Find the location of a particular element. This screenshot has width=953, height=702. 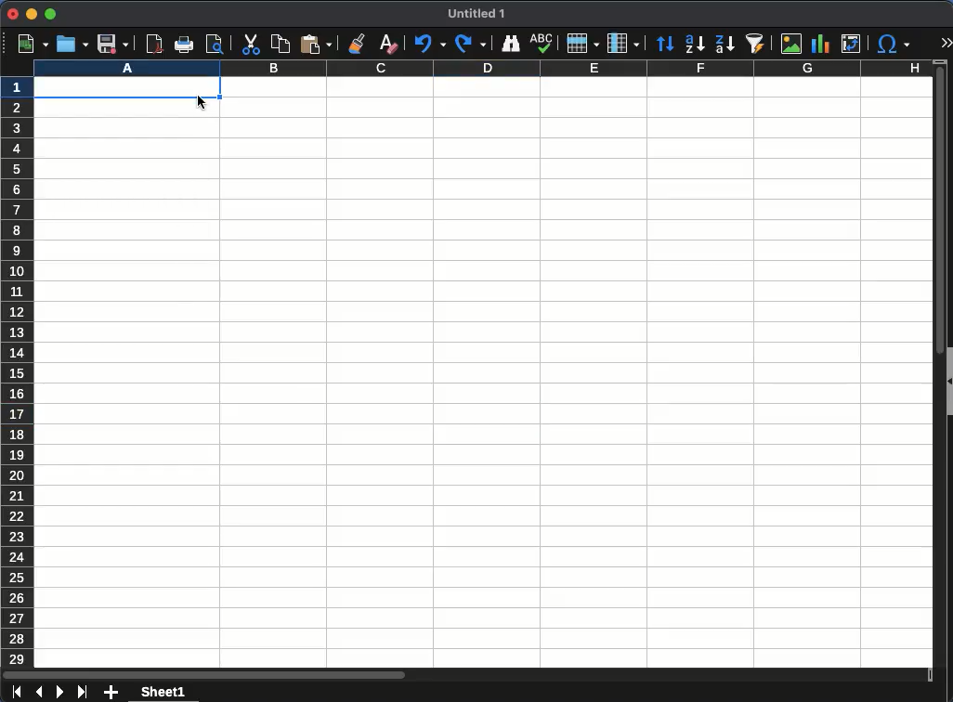

Untitled 1 is located at coordinates (479, 14).